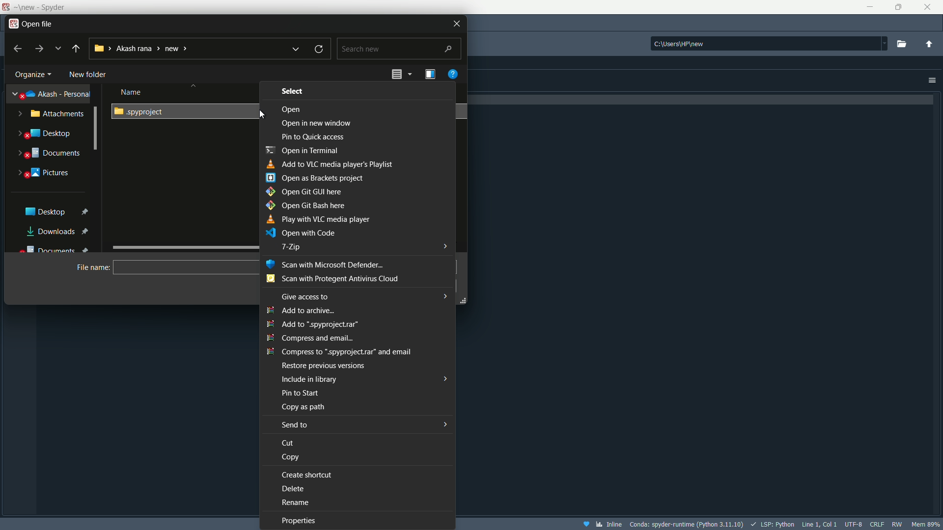 This screenshot has width=943, height=530. I want to click on add to ".spyproject.rar", so click(322, 325).